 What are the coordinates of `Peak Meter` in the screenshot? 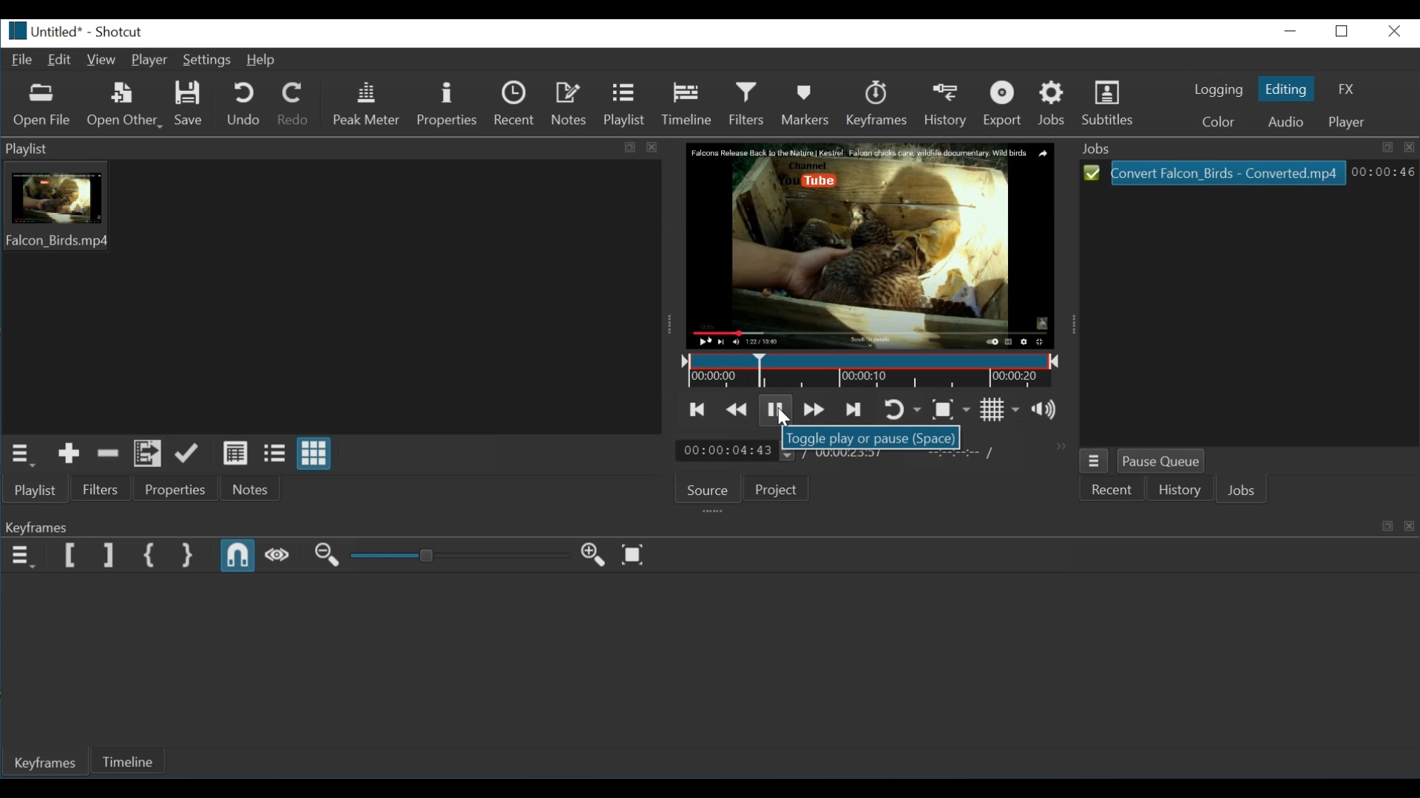 It's located at (369, 105).